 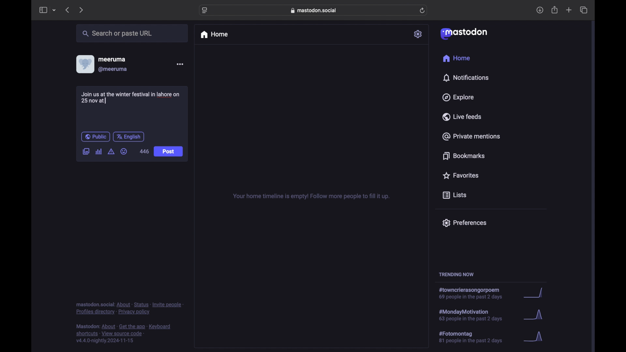 What do you see at coordinates (471, 136) in the screenshot?
I see `private mentions` at bounding box center [471, 136].